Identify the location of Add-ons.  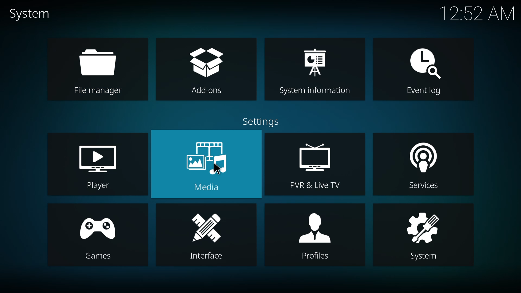
(208, 91).